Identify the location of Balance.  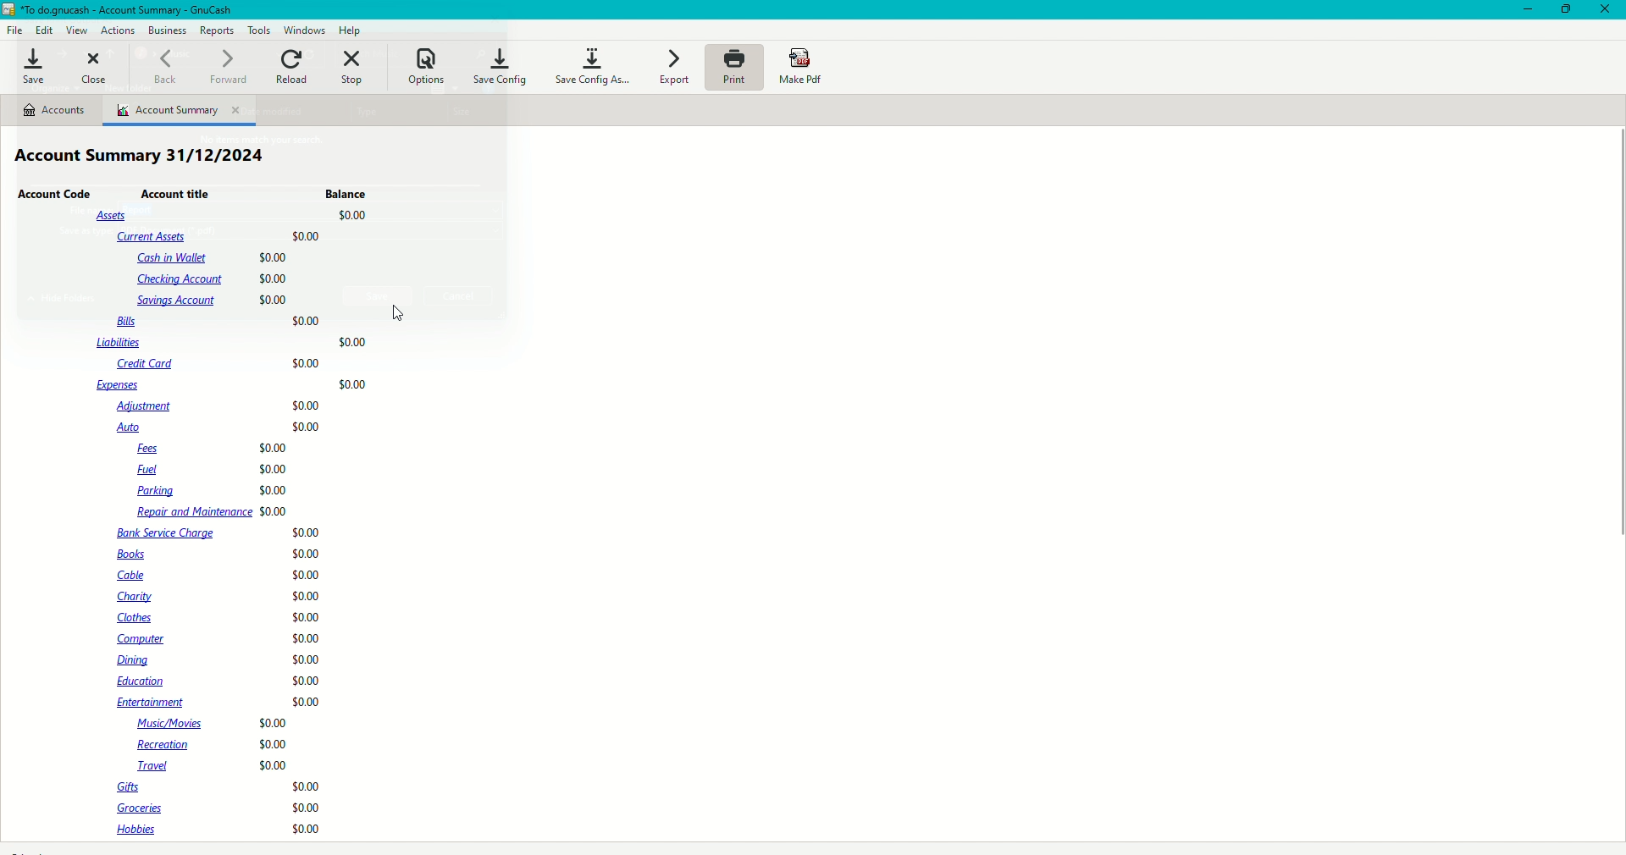
(347, 195).